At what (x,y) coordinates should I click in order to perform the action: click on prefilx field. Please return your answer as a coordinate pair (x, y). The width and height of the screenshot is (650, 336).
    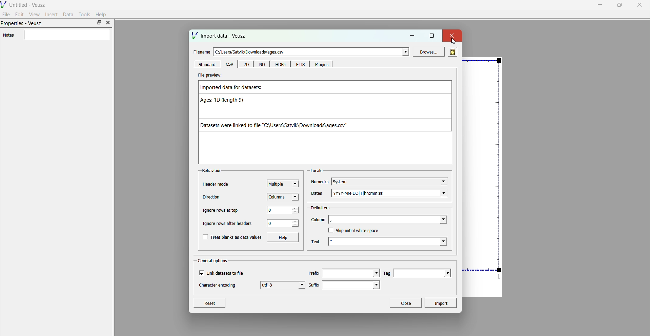
    Looking at the image, I should click on (350, 273).